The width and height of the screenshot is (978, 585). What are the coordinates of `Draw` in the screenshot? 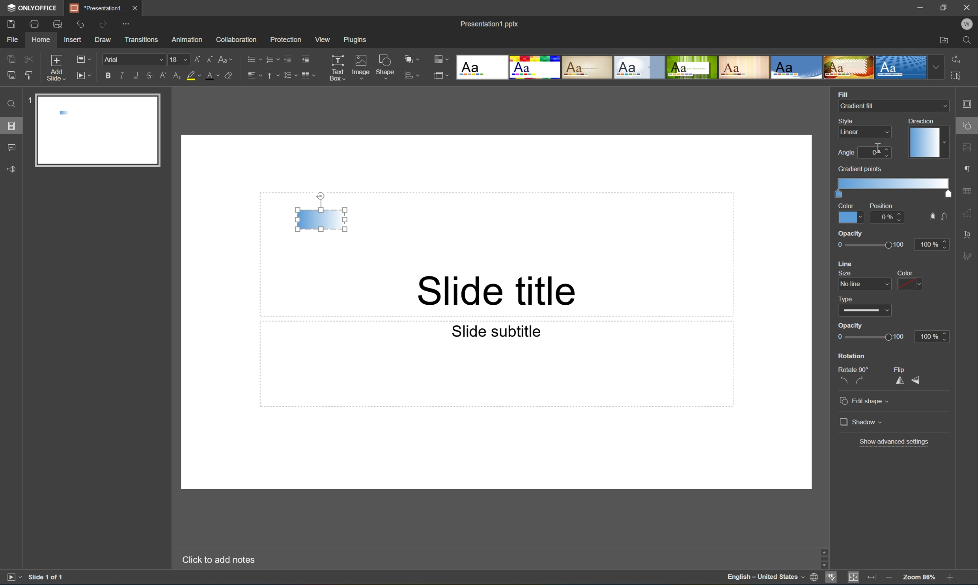 It's located at (104, 40).